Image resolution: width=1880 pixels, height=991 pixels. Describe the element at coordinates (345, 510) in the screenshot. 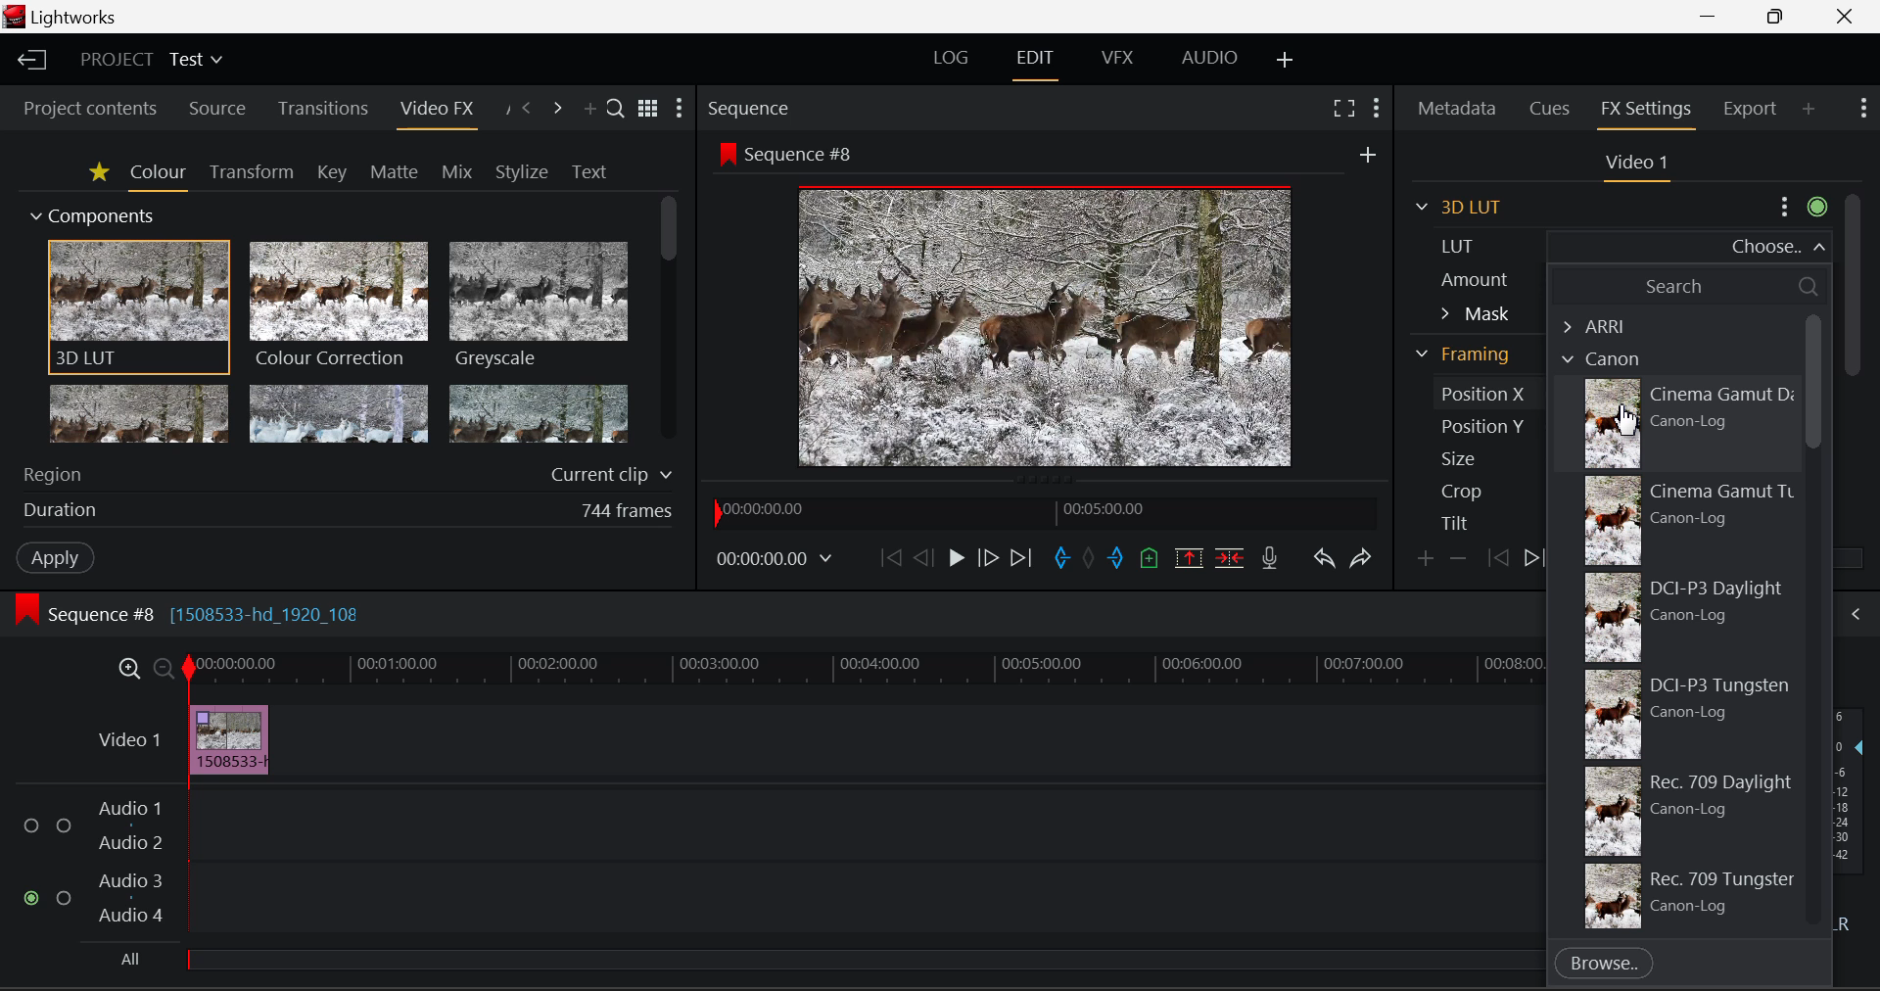

I see `Effect duration` at that location.